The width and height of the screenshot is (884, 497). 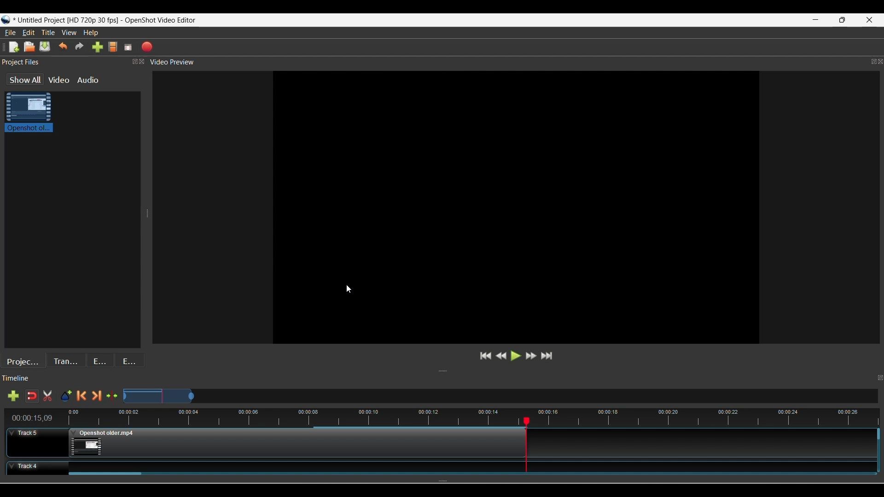 What do you see at coordinates (13, 396) in the screenshot?
I see `Add track` at bounding box center [13, 396].